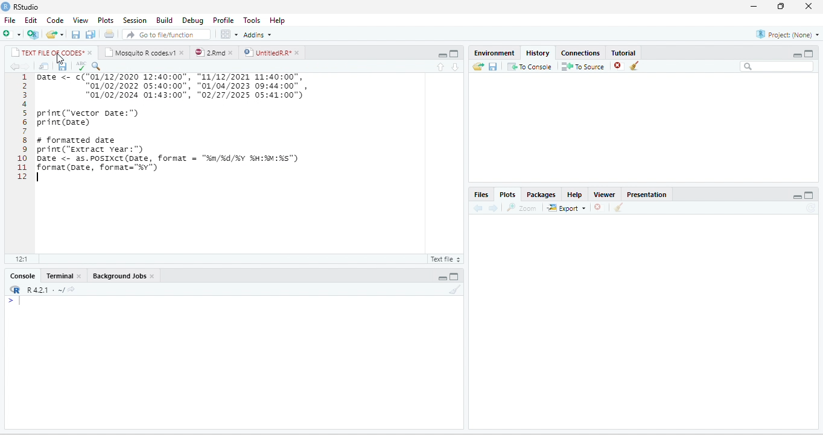 This screenshot has width=823, height=435. What do you see at coordinates (56, 20) in the screenshot?
I see `Code` at bounding box center [56, 20].